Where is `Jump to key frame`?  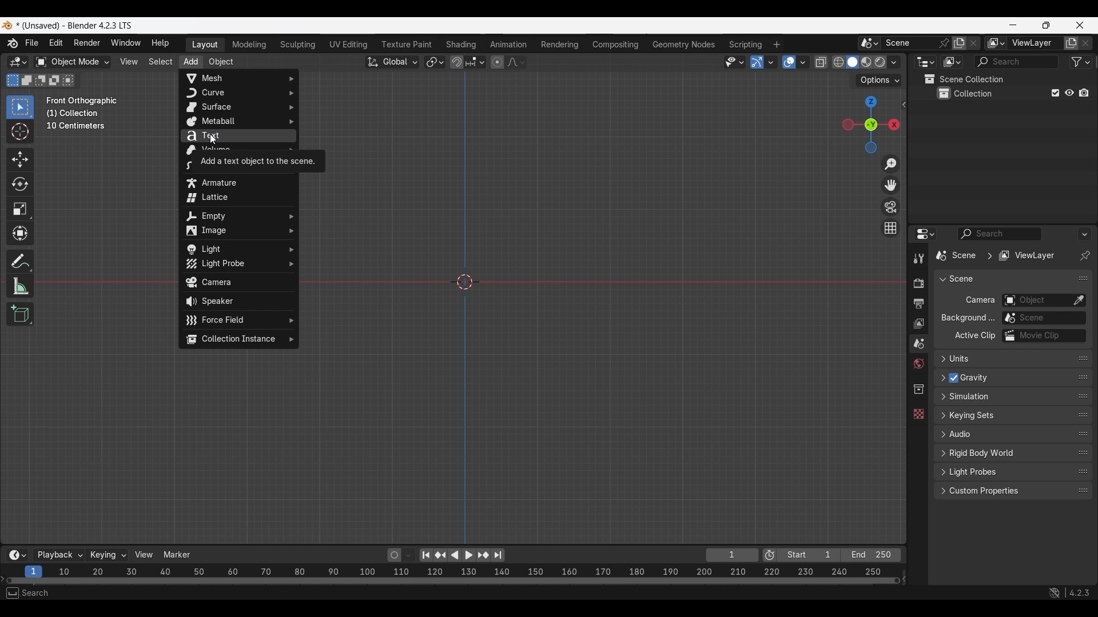 Jump to key frame is located at coordinates (483, 555).